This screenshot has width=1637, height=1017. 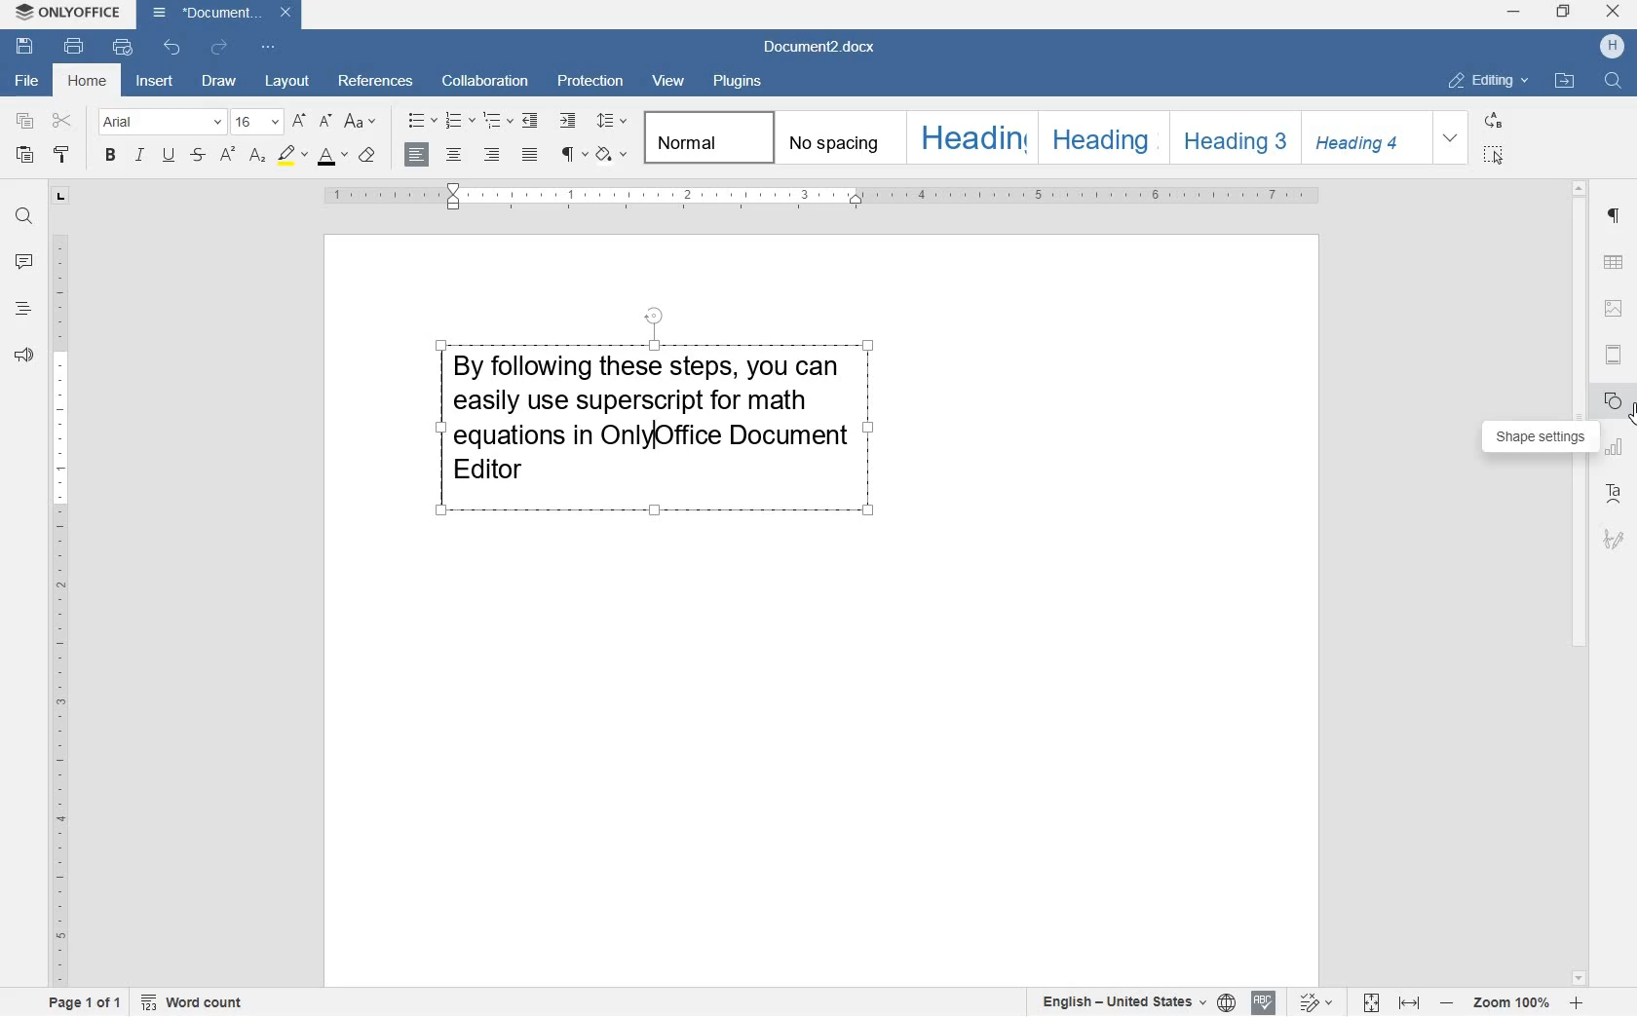 I want to click on paragraph settings, so click(x=1614, y=216).